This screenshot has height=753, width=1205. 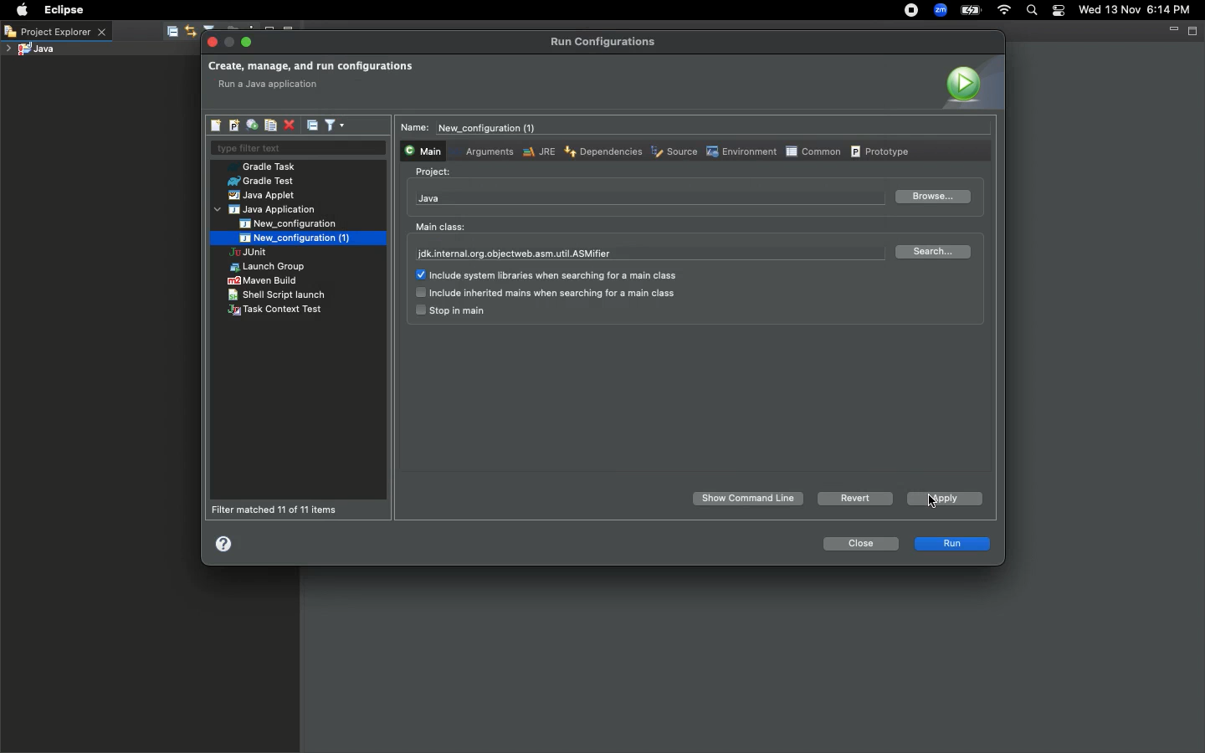 I want to click on New launch configuration, so click(x=217, y=125).